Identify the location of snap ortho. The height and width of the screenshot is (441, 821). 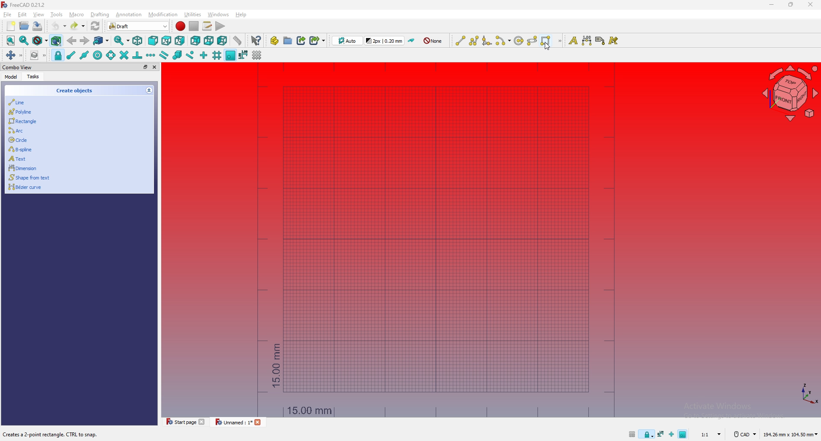
(204, 56).